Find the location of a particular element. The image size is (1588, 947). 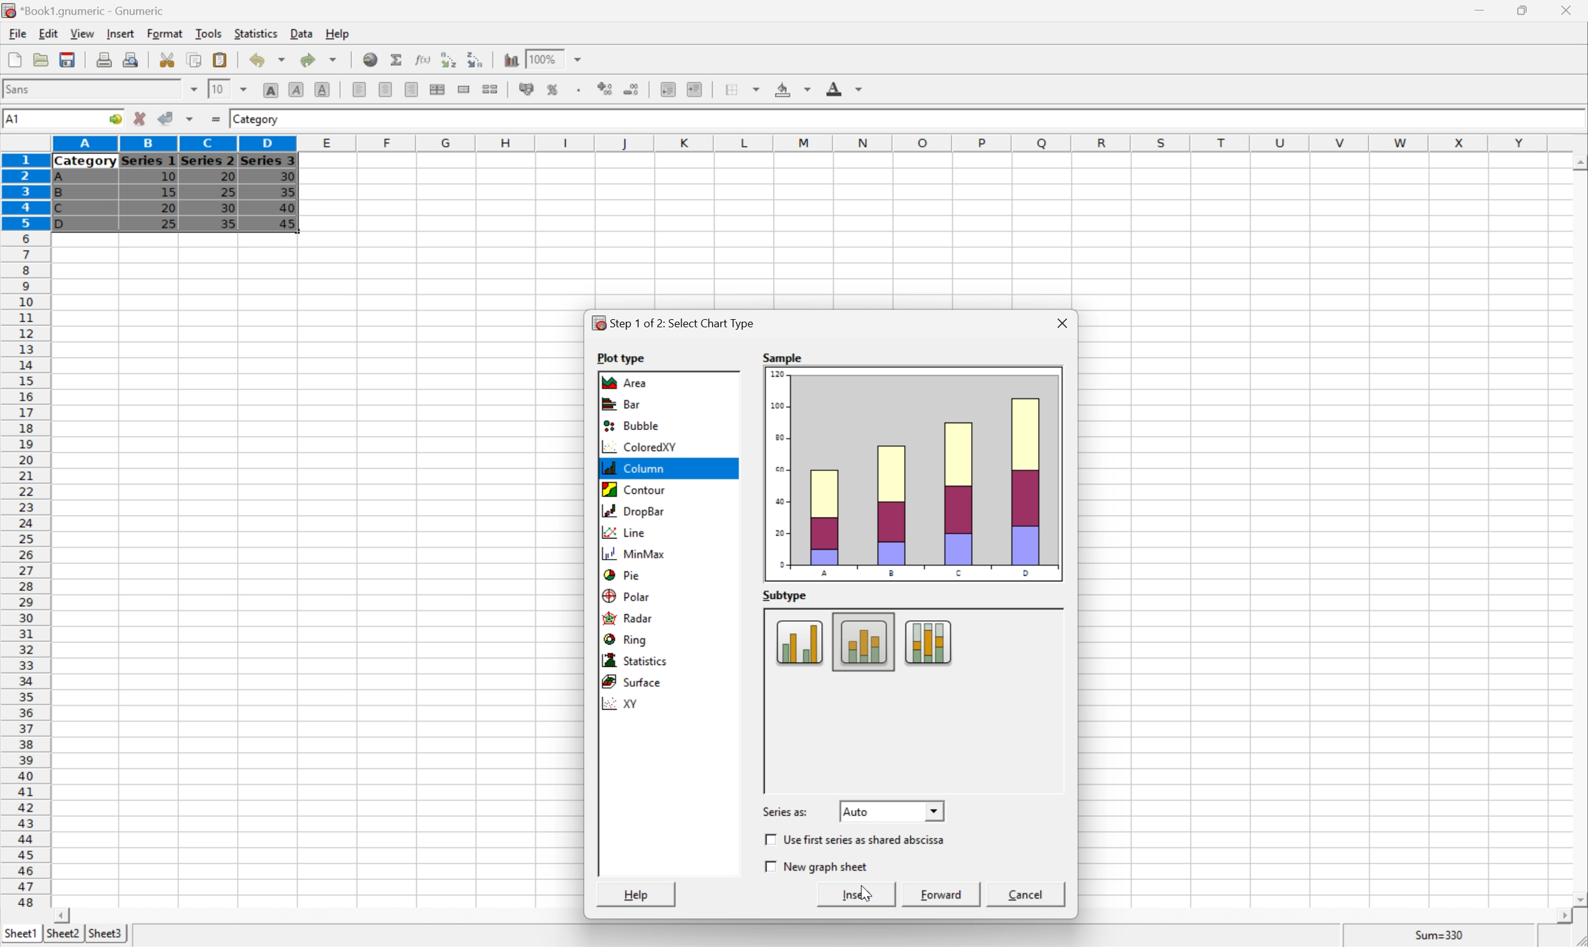

30 is located at coordinates (229, 209).